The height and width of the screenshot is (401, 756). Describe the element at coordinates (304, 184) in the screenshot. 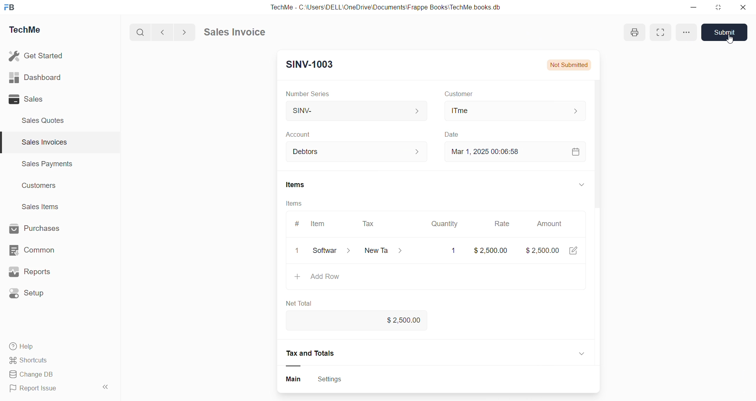

I see `Items` at that location.